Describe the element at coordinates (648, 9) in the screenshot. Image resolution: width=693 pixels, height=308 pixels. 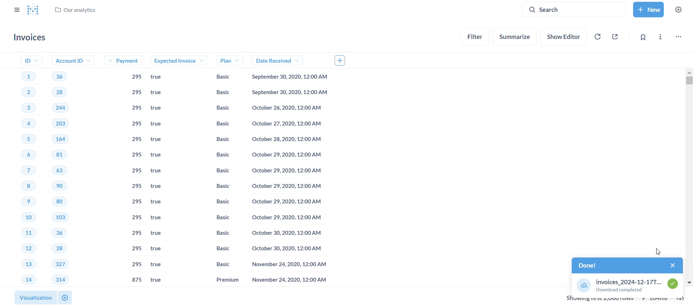
I see `new` at that location.